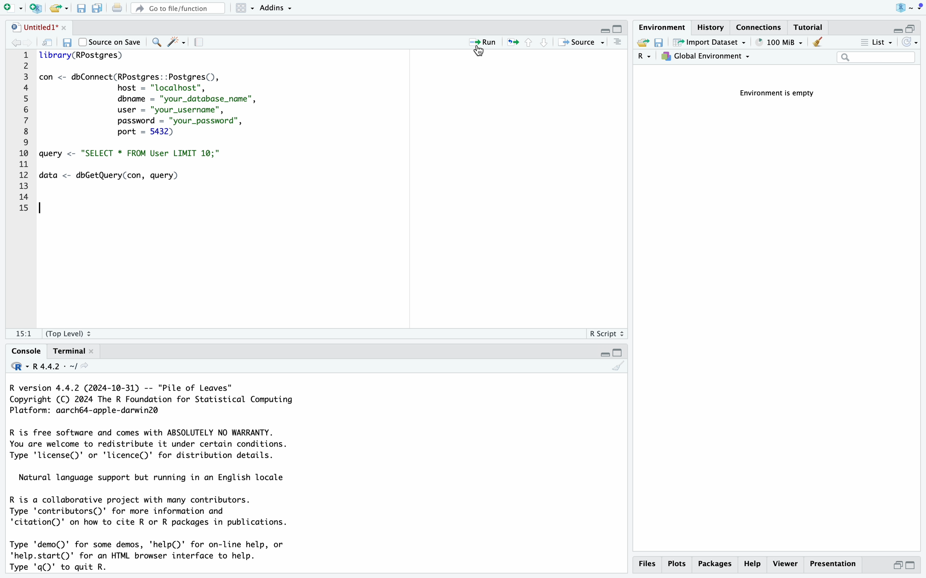 The image size is (926, 578). Describe the element at coordinates (59, 8) in the screenshot. I see `open an existing file` at that location.